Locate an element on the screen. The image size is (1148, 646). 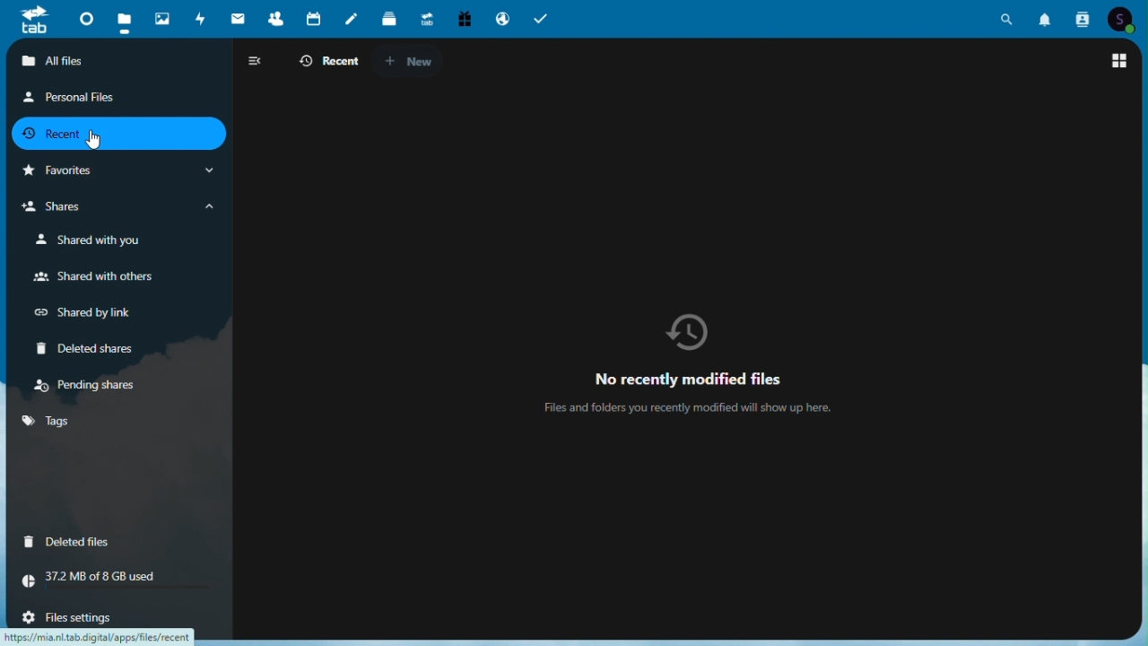
Favourites is located at coordinates (117, 170).